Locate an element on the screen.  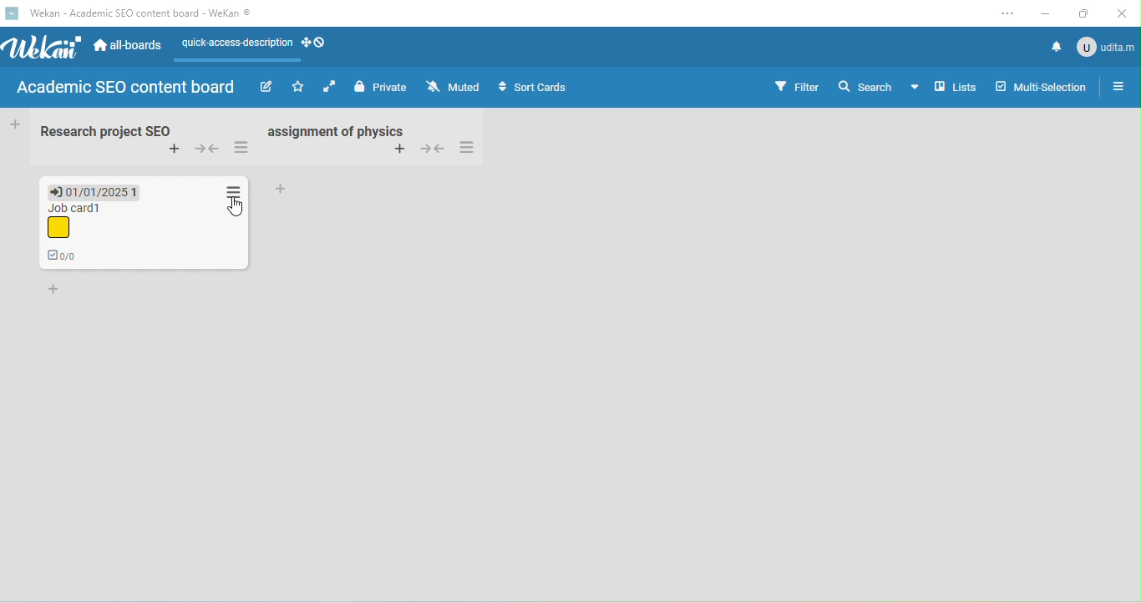
collapse is located at coordinates (208, 149).